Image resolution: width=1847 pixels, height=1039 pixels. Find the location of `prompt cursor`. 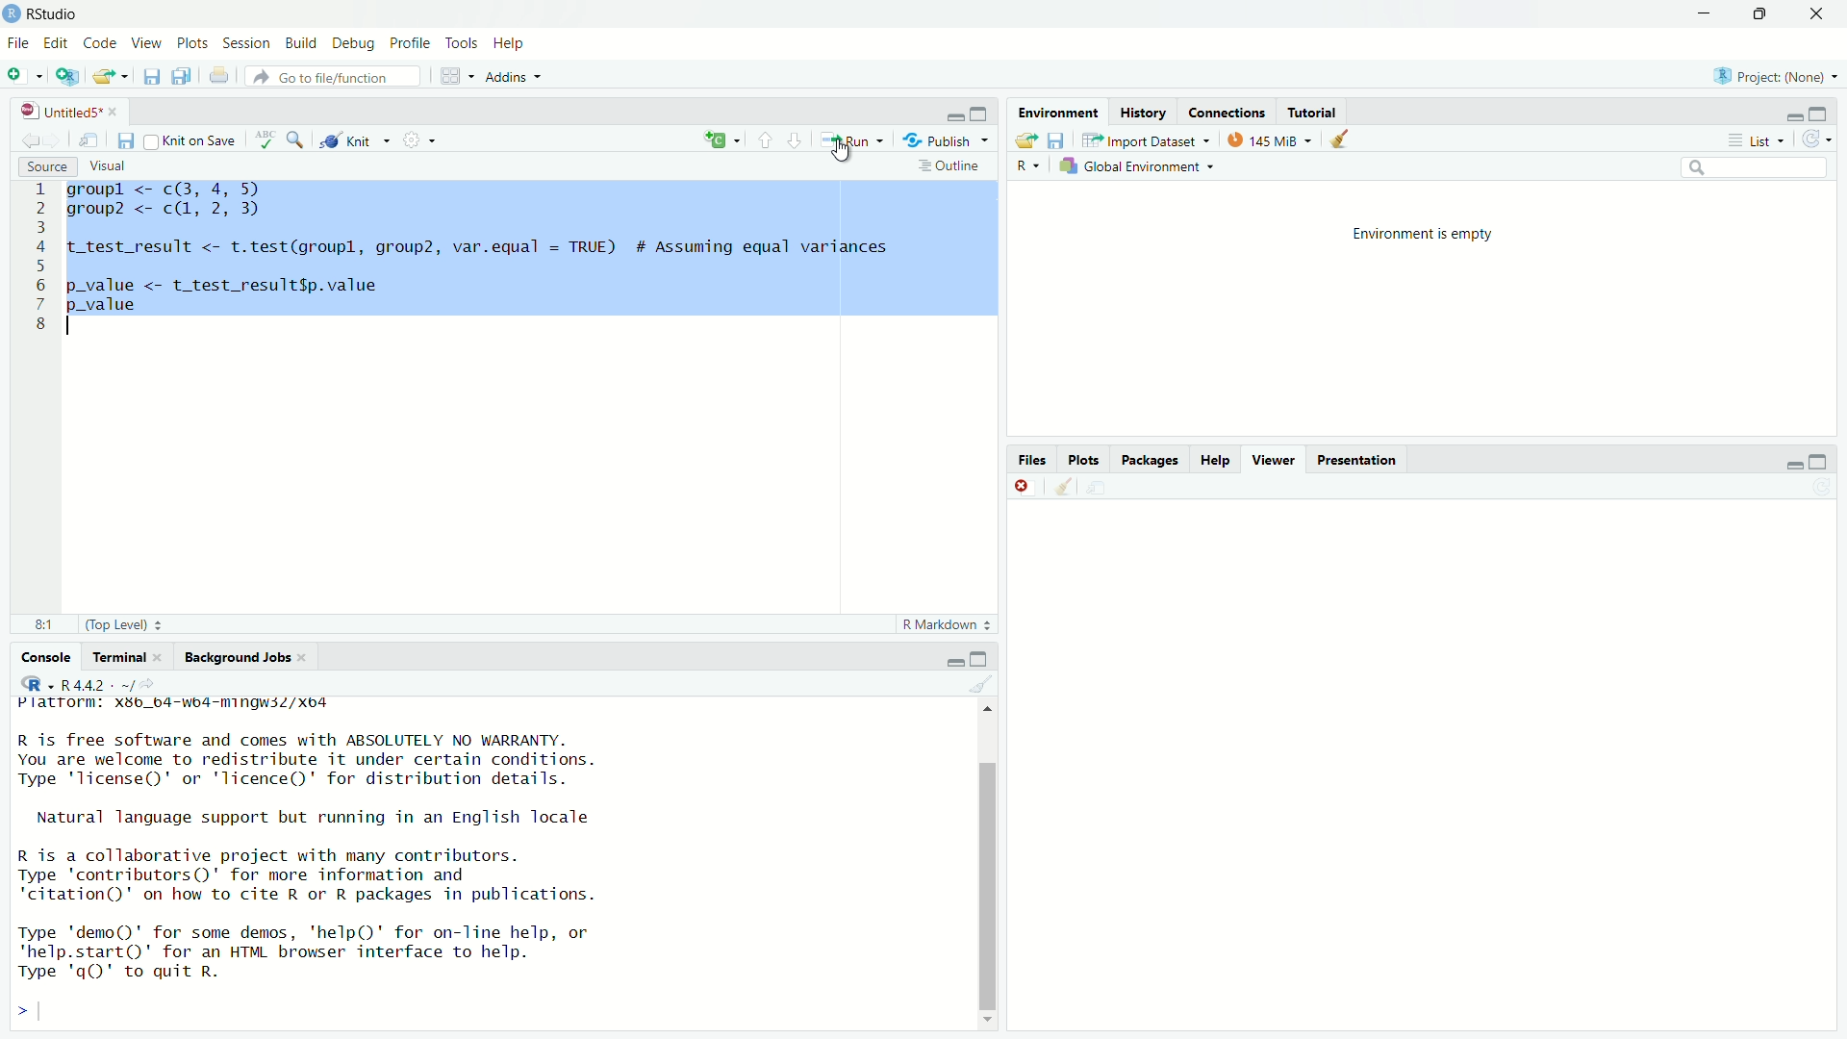

prompt cursor is located at coordinates (22, 1009).